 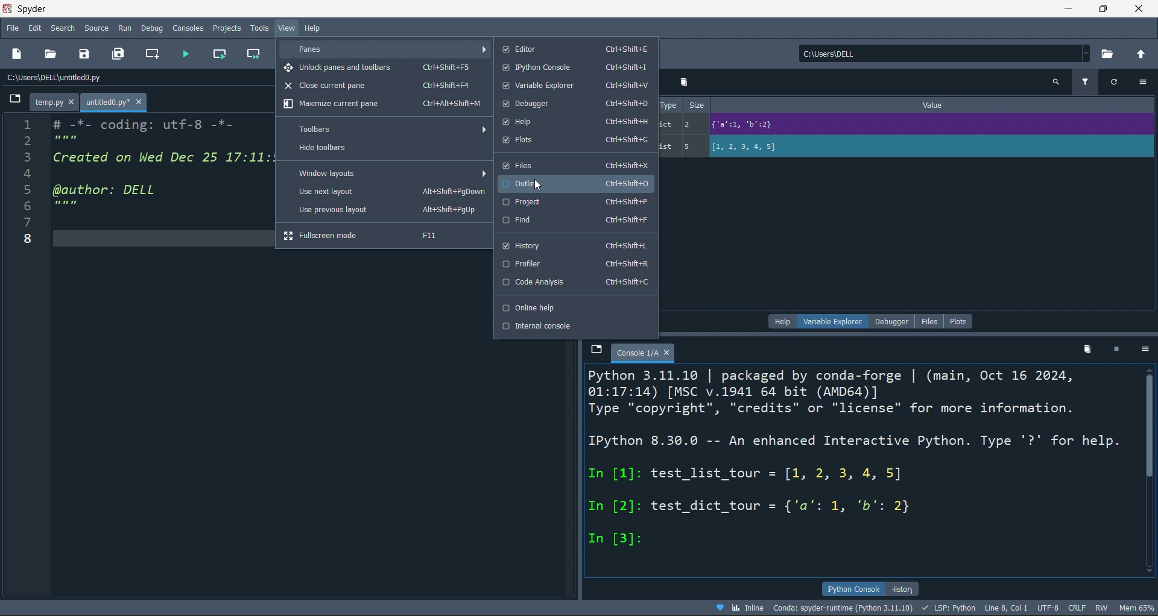 What do you see at coordinates (382, 105) in the screenshot?
I see `maximize current pane` at bounding box center [382, 105].